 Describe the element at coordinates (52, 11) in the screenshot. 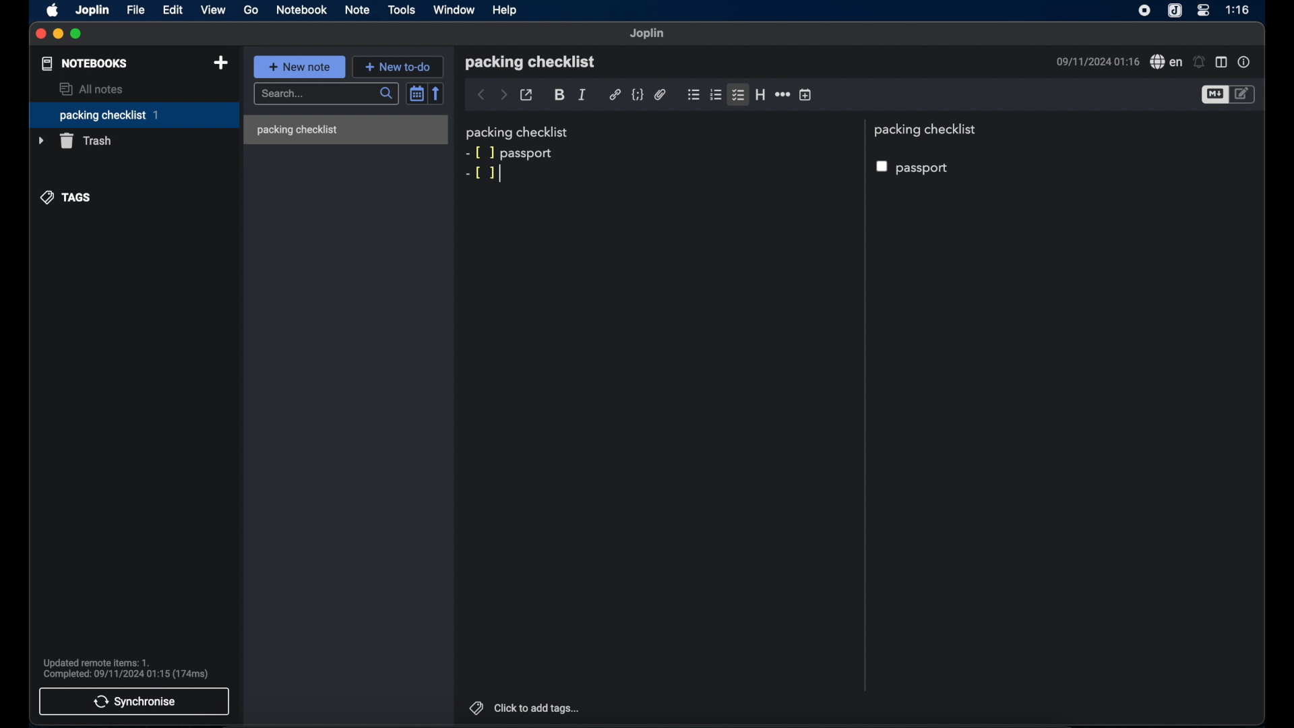

I see `apple icon` at that location.